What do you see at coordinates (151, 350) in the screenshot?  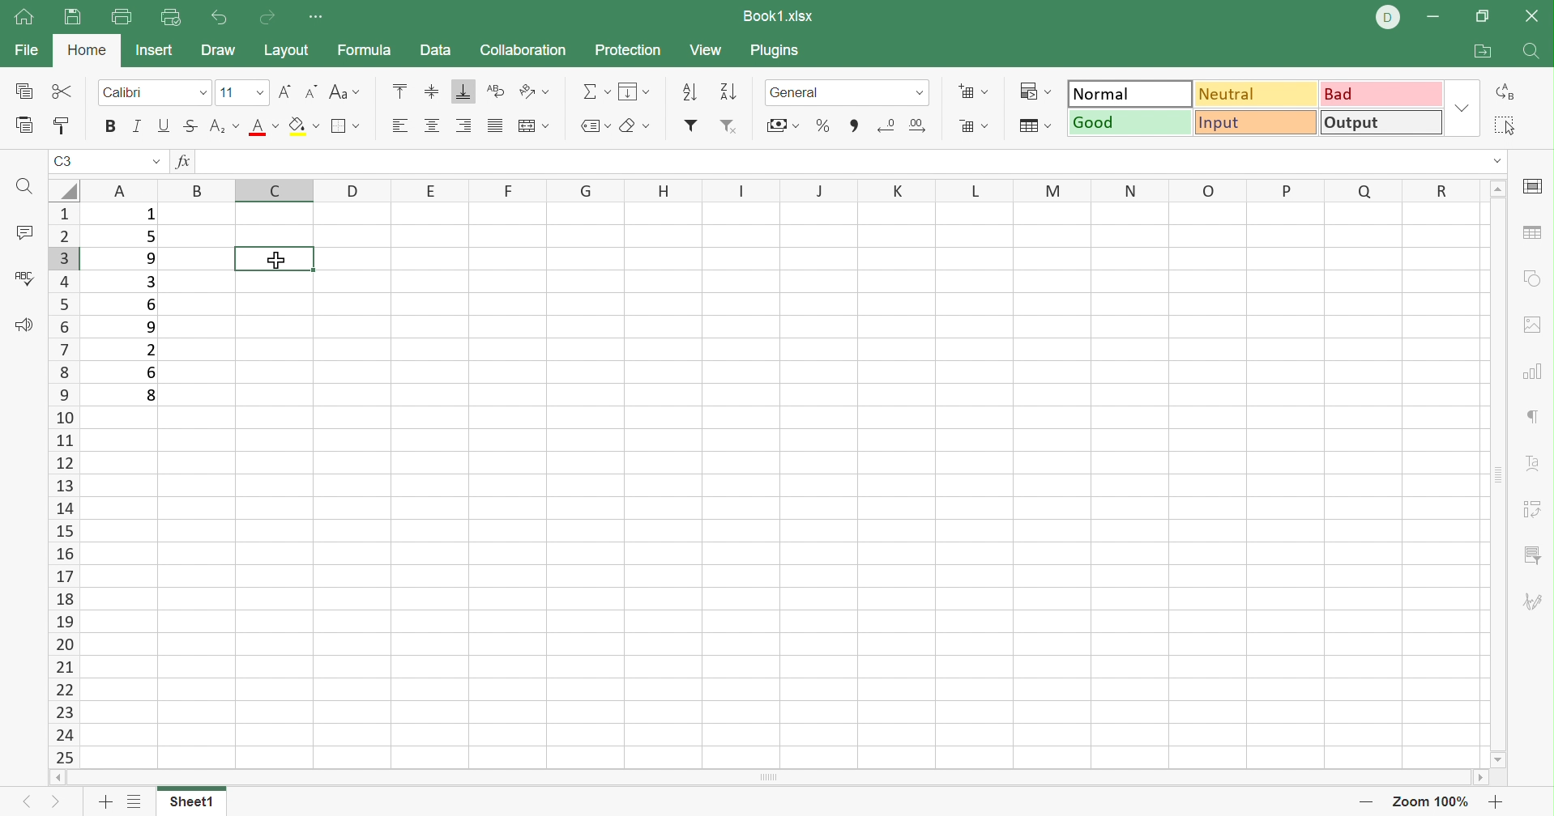 I see `2` at bounding box center [151, 350].